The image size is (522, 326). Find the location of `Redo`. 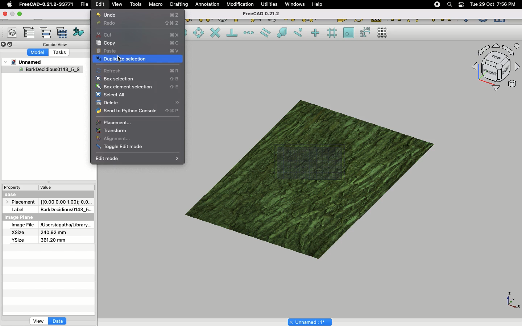

Redo is located at coordinates (140, 24).